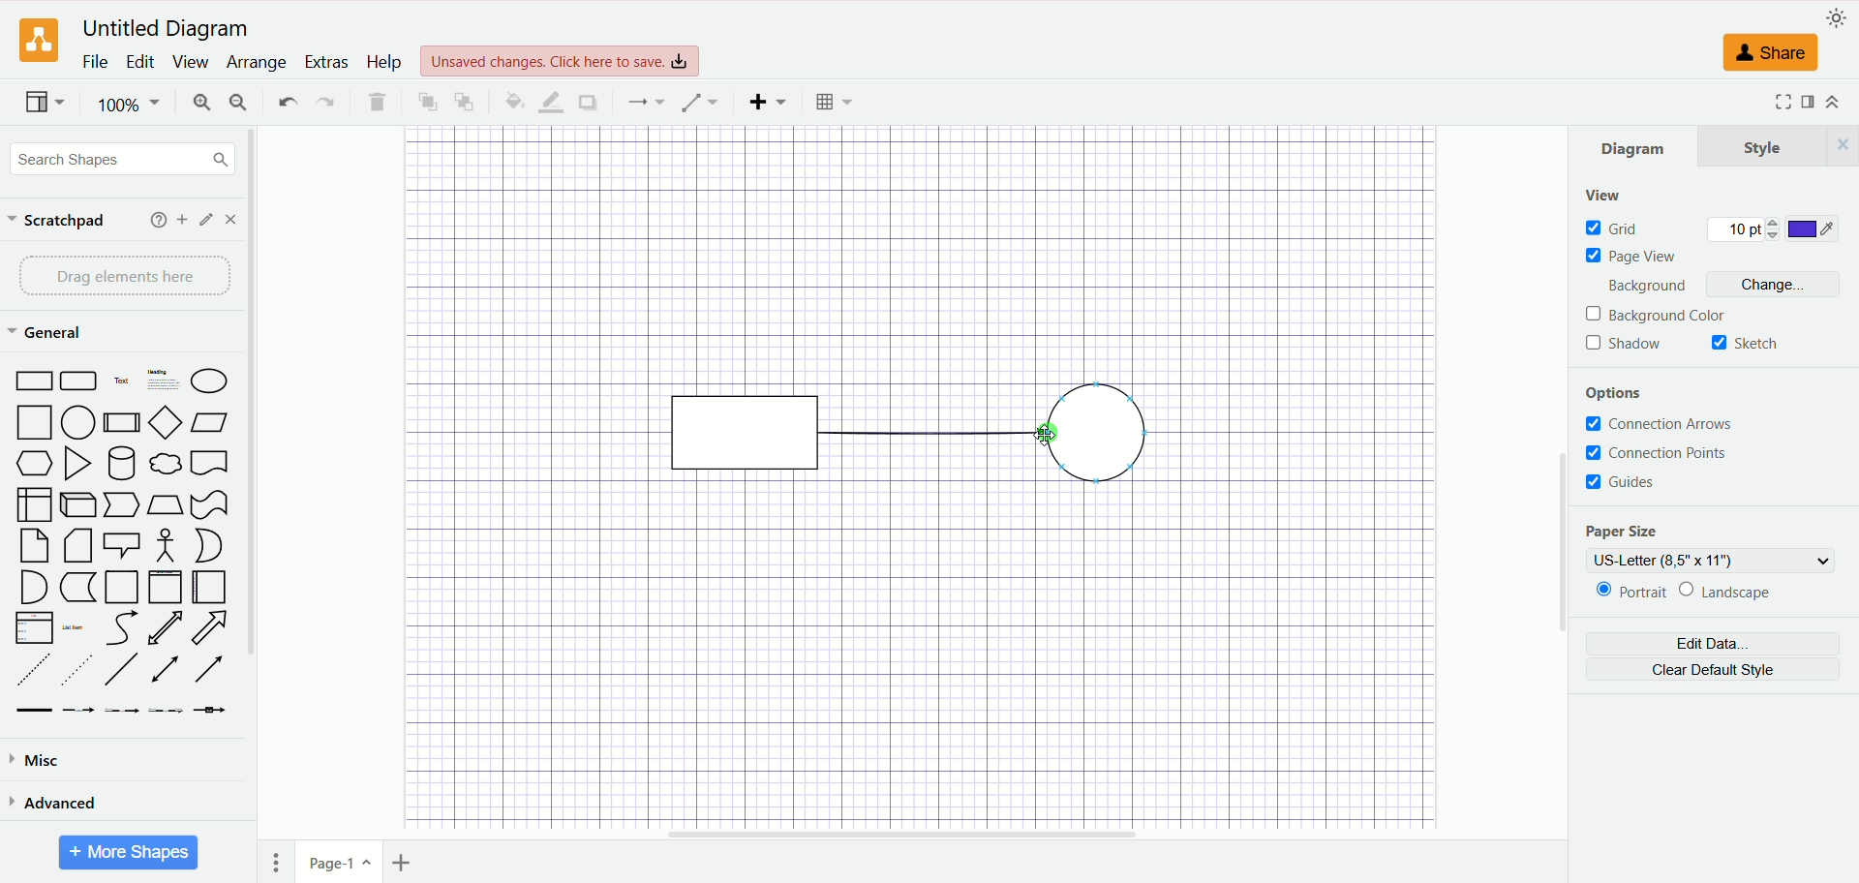 This screenshot has height=883, width=1859. What do you see at coordinates (79, 715) in the screenshot?
I see `Connector with Label` at bounding box center [79, 715].